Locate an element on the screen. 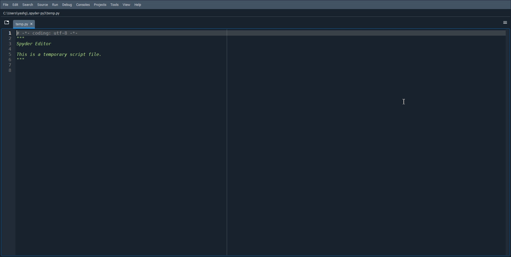 The image size is (511, 257). Text Cursor is located at coordinates (404, 101).